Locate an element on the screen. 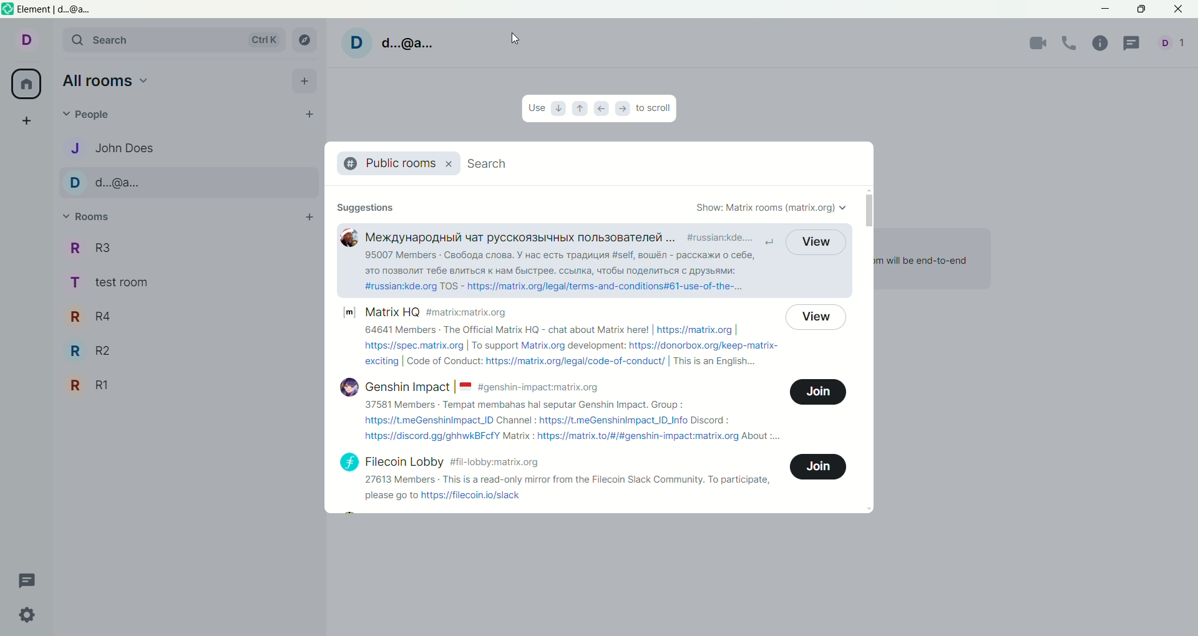 Image resolution: width=1198 pixels, height=636 pixels. Cursor is located at coordinates (515, 39).